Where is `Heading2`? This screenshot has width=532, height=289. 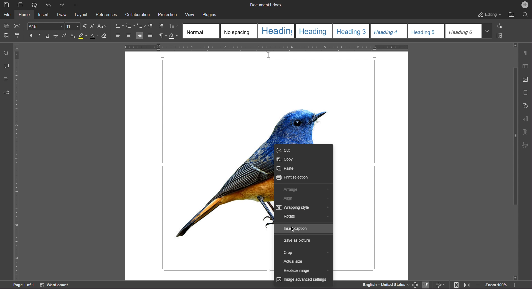 Heading2 is located at coordinates (313, 30).